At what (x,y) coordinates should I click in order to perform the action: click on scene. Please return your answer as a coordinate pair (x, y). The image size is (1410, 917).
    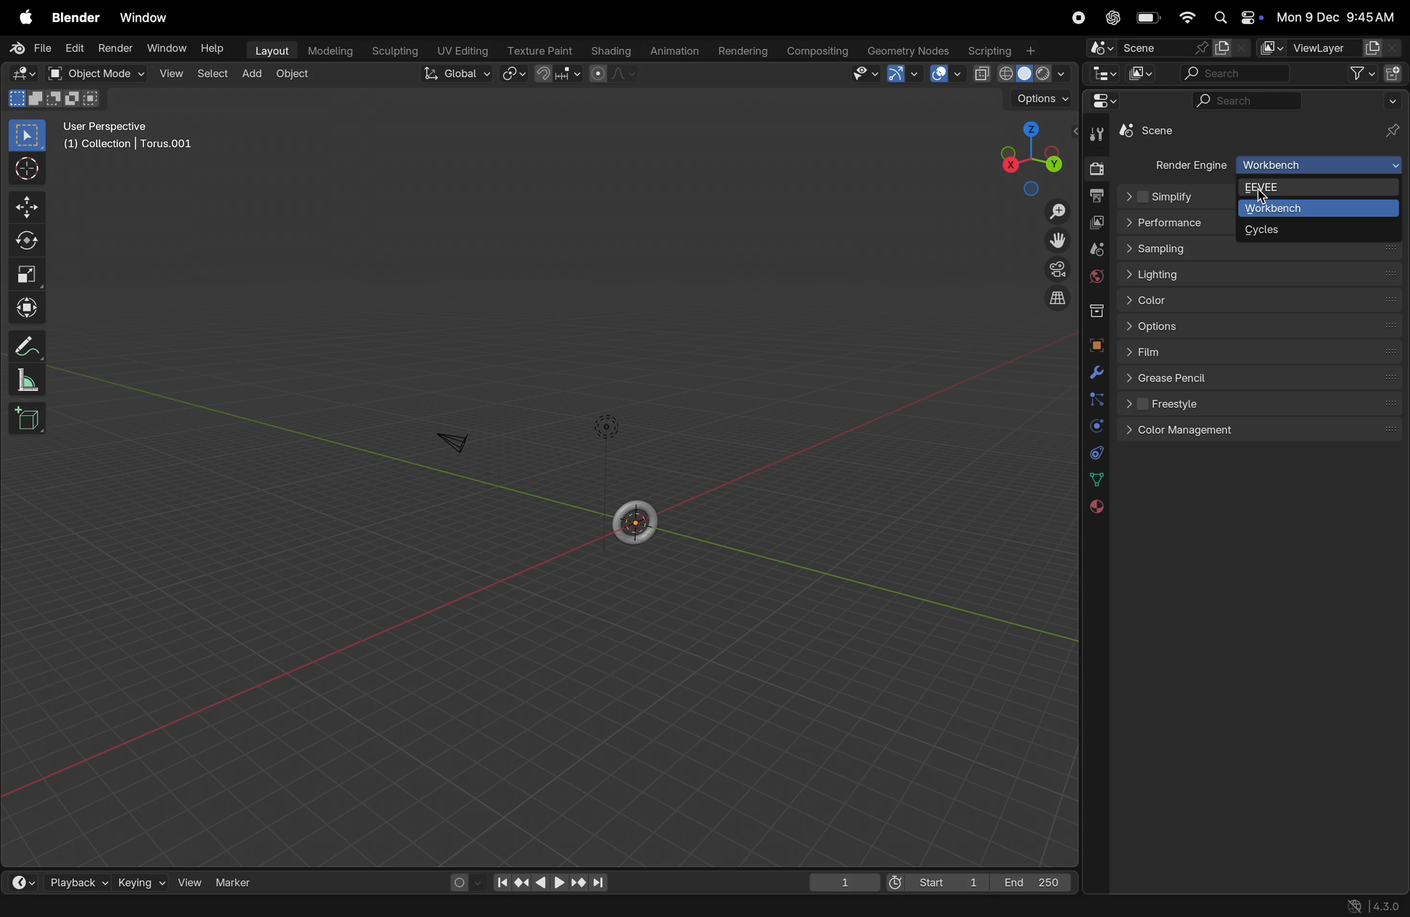
    Looking at the image, I should click on (1093, 247).